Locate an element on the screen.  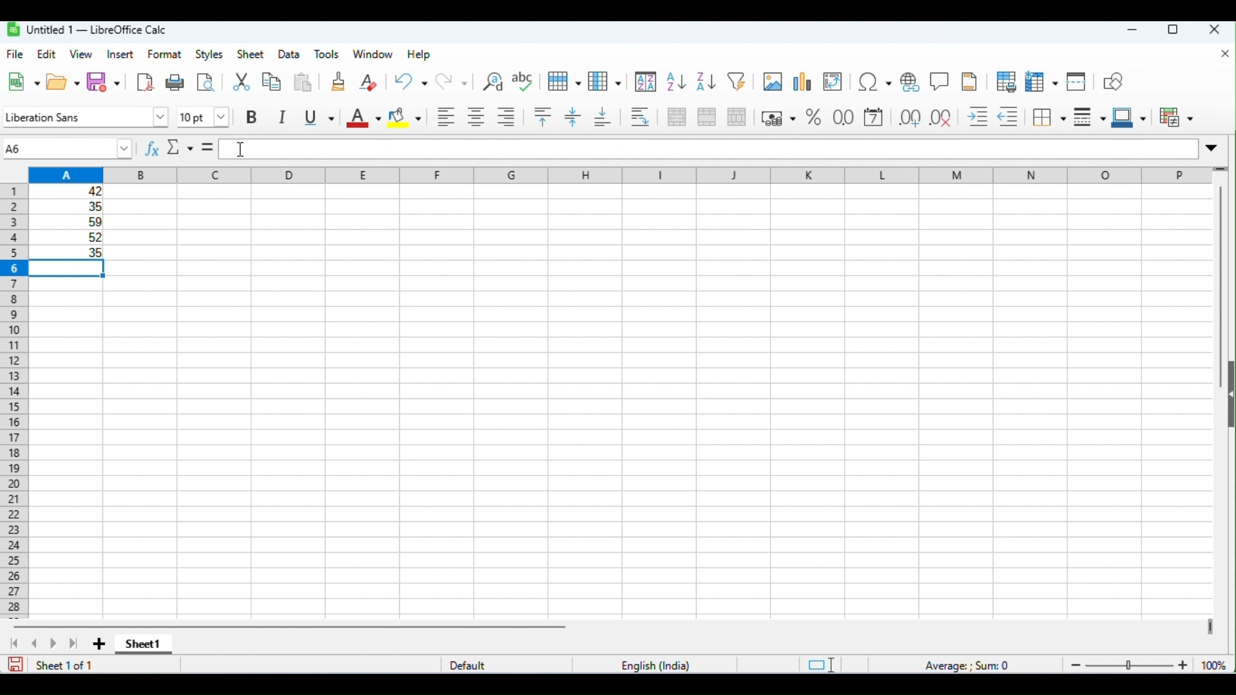
edit is located at coordinates (48, 55).